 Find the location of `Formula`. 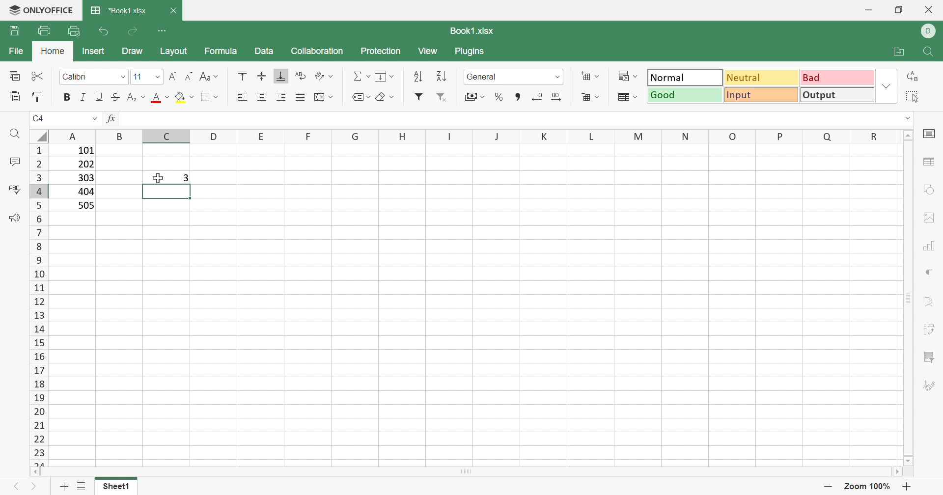

Formula is located at coordinates (222, 50).